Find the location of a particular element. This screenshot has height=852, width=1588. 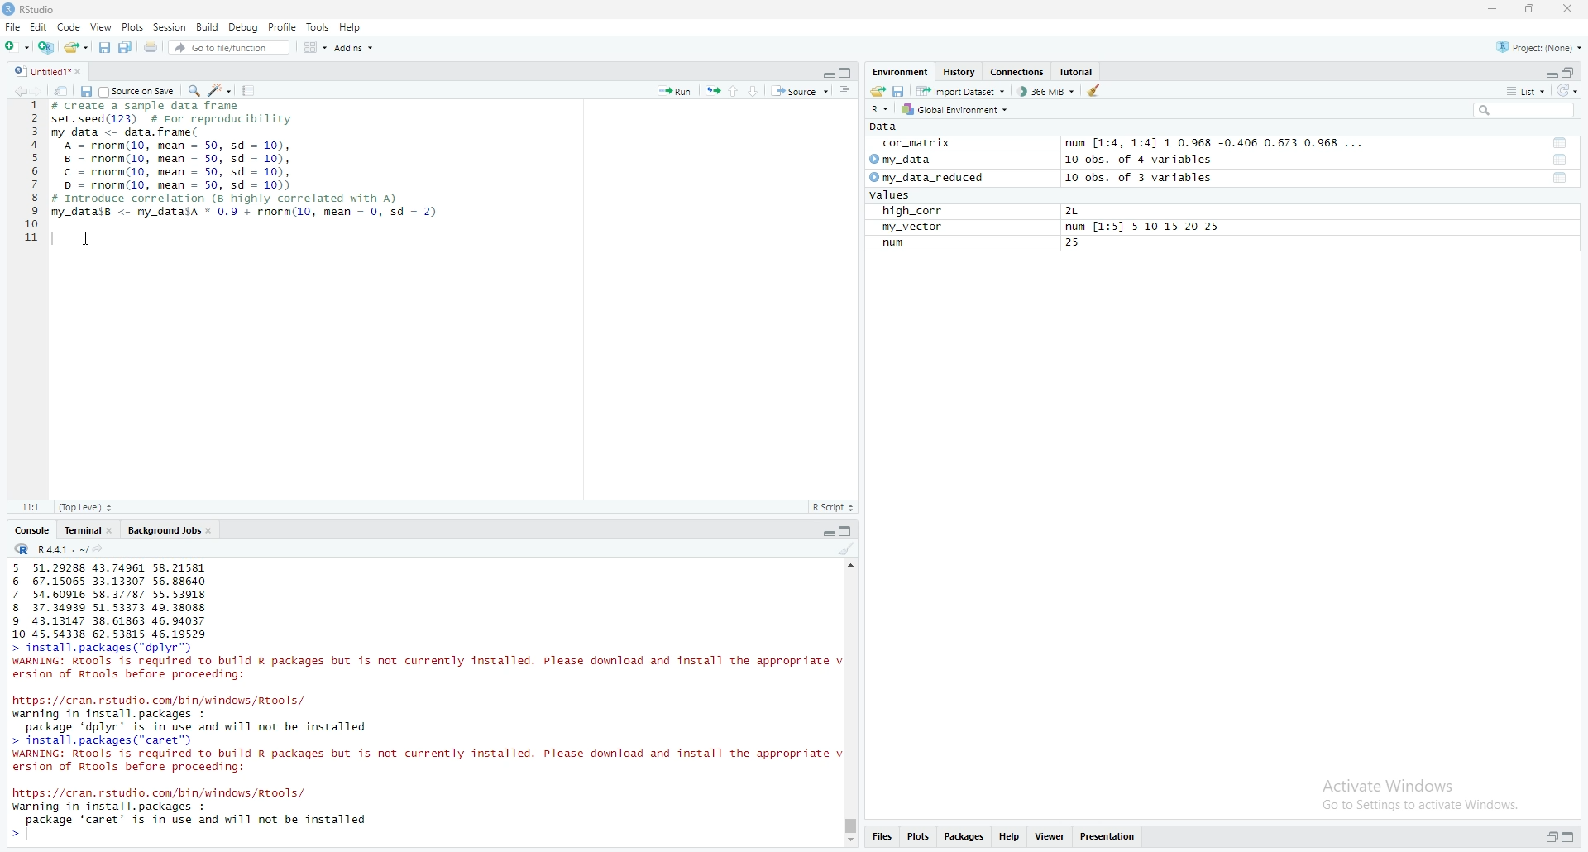

Presentations is located at coordinates (1109, 836).